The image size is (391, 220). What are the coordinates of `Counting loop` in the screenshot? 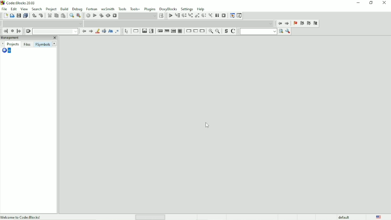 It's located at (173, 31).